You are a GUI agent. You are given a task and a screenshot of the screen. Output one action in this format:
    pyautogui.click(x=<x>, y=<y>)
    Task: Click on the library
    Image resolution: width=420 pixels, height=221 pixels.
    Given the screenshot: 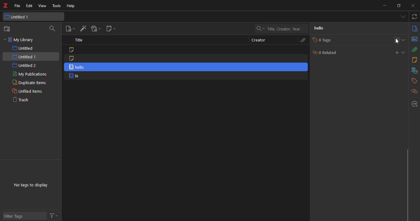 What is the action you would take?
    pyautogui.click(x=414, y=70)
    